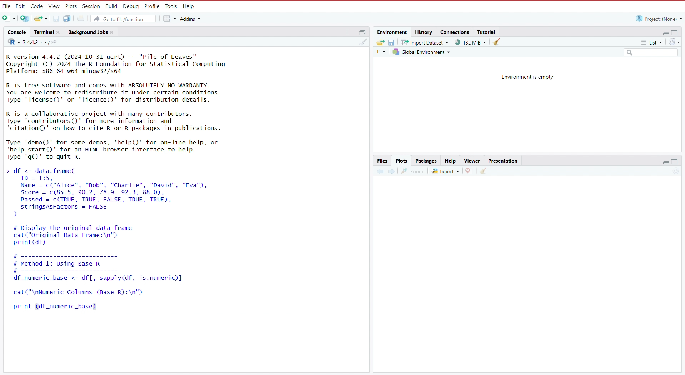  Describe the element at coordinates (361, 31) in the screenshot. I see `maximize` at that location.